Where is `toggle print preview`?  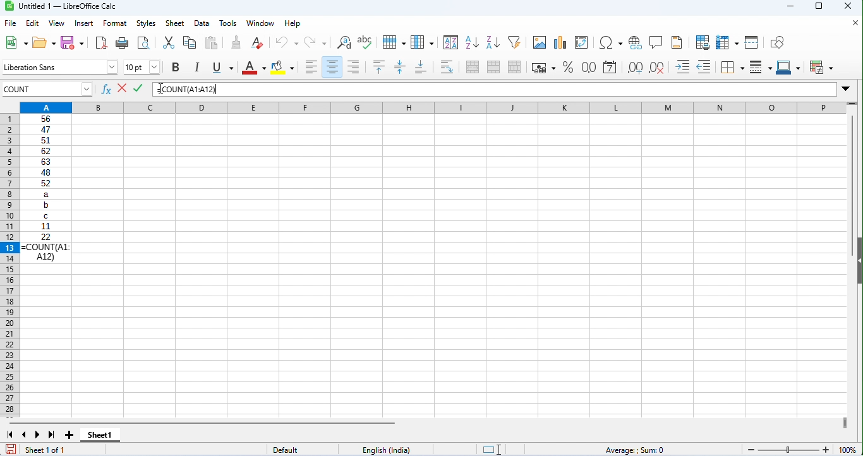 toggle print preview is located at coordinates (143, 42).